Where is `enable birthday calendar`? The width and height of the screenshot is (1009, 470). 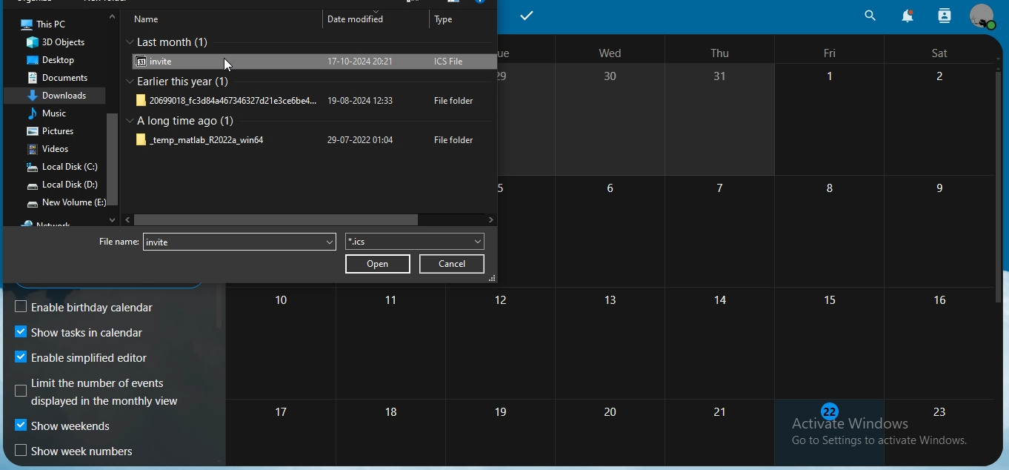
enable birthday calendar is located at coordinates (96, 307).